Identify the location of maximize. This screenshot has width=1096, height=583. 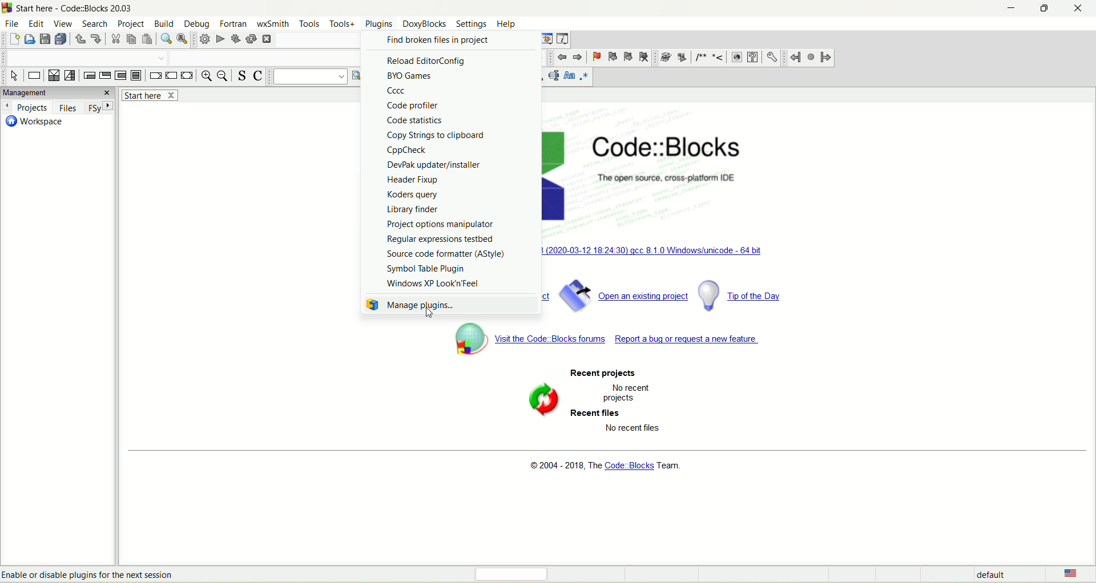
(1047, 7).